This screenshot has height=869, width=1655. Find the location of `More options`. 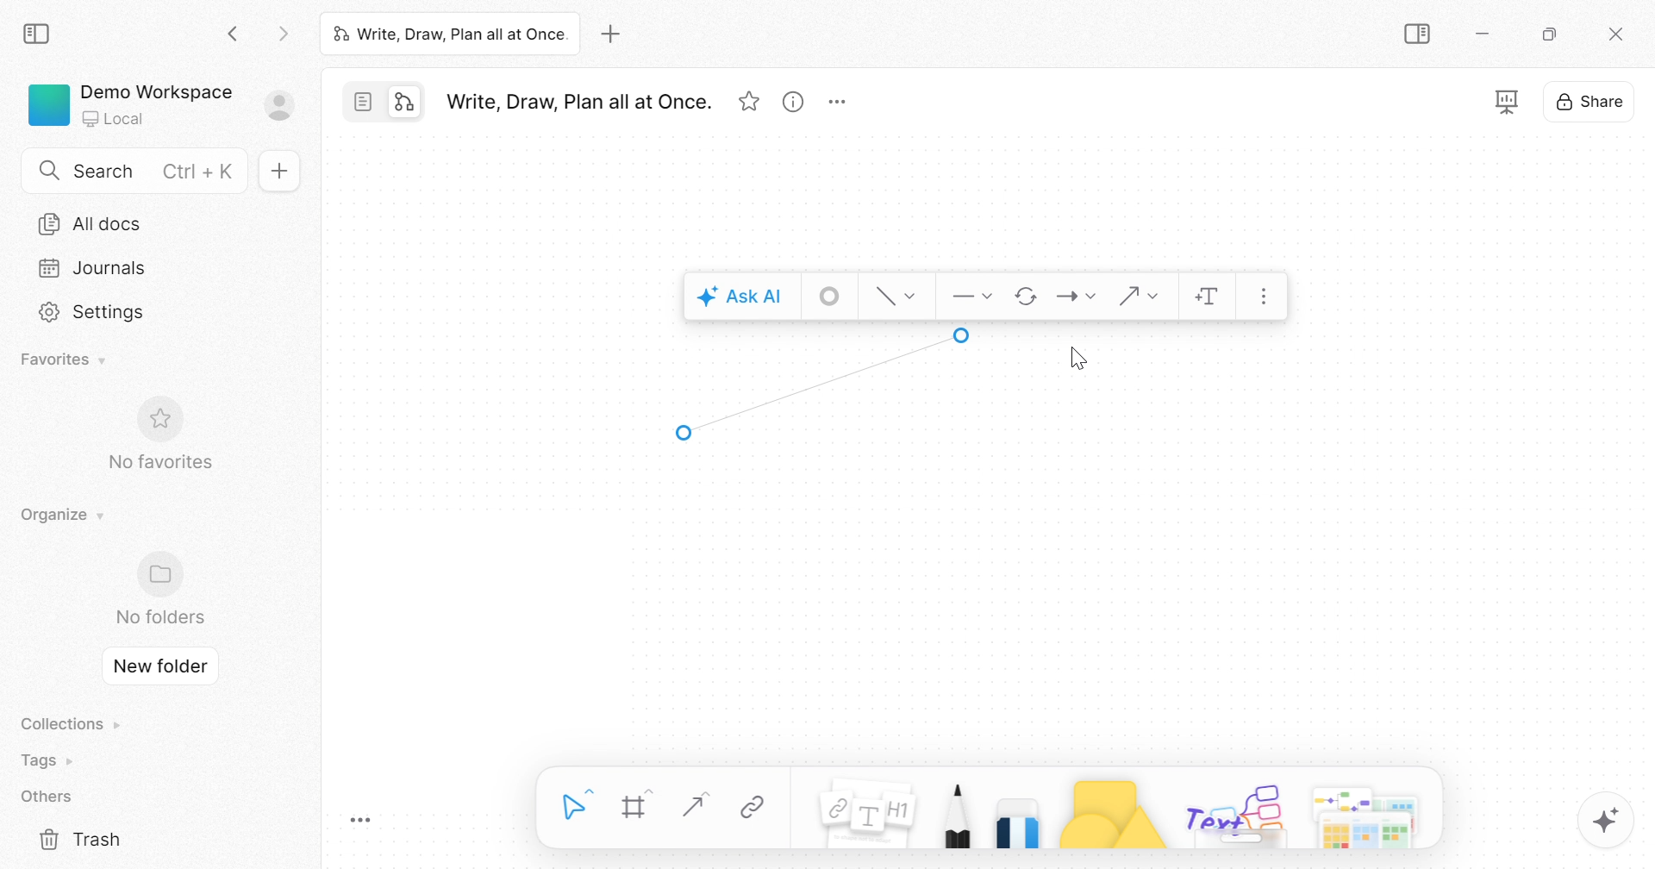

More options is located at coordinates (1368, 813).